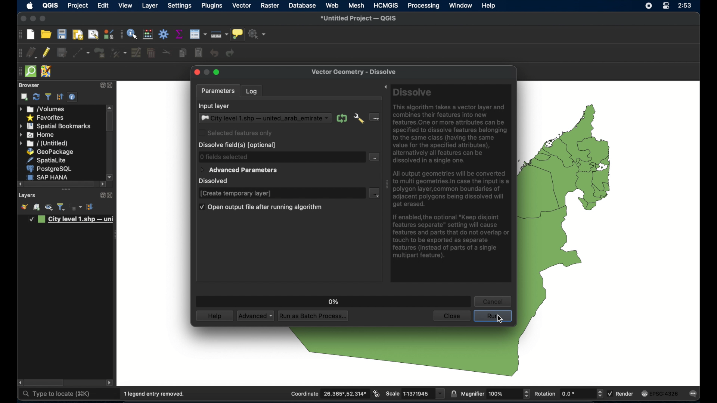 This screenshot has width=717, height=403. What do you see at coordinates (60, 97) in the screenshot?
I see `expand all` at bounding box center [60, 97].